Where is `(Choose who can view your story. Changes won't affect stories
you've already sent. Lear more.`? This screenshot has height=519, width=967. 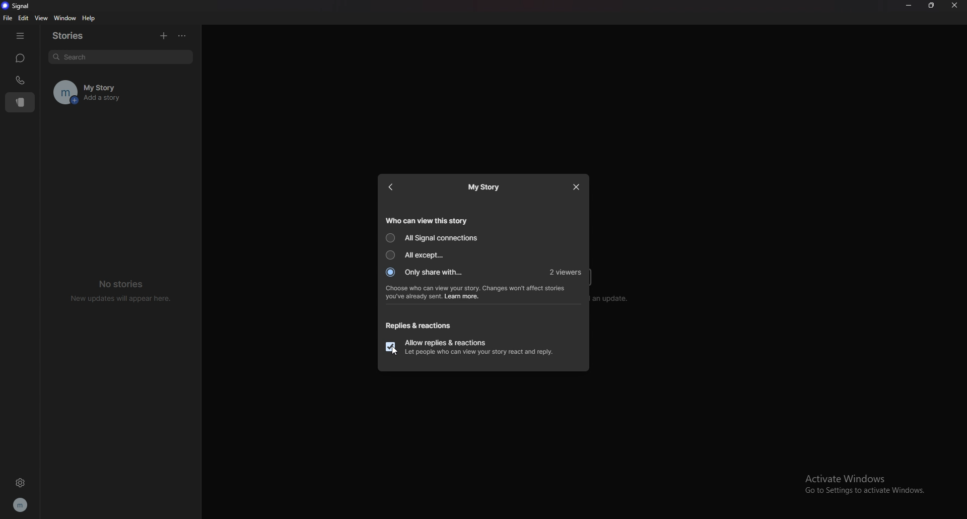 (Choose who can view your story. Changes won't affect stories
you've already sent. Lear more. is located at coordinates (477, 293).